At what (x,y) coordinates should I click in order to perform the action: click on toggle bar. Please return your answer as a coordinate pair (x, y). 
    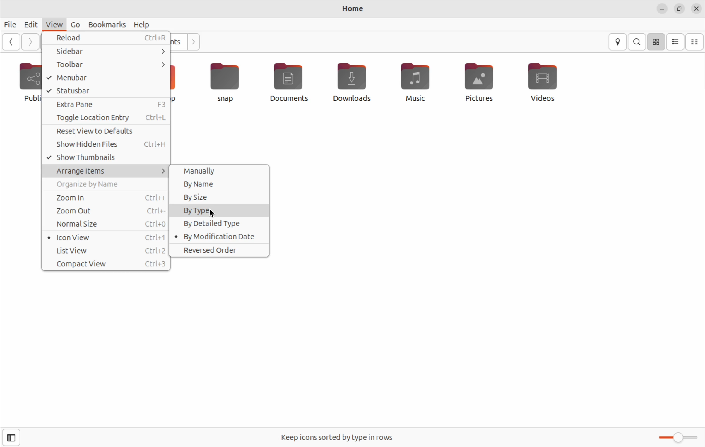
    Looking at the image, I should click on (675, 437).